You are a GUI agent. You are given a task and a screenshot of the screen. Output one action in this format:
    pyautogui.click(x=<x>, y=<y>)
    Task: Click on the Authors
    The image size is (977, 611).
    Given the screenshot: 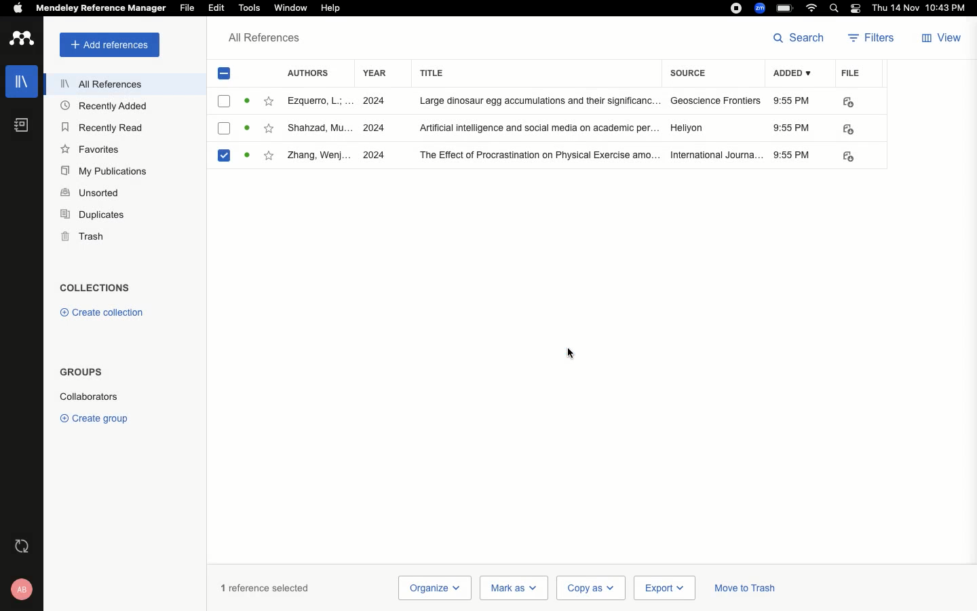 What is the action you would take?
    pyautogui.click(x=313, y=72)
    